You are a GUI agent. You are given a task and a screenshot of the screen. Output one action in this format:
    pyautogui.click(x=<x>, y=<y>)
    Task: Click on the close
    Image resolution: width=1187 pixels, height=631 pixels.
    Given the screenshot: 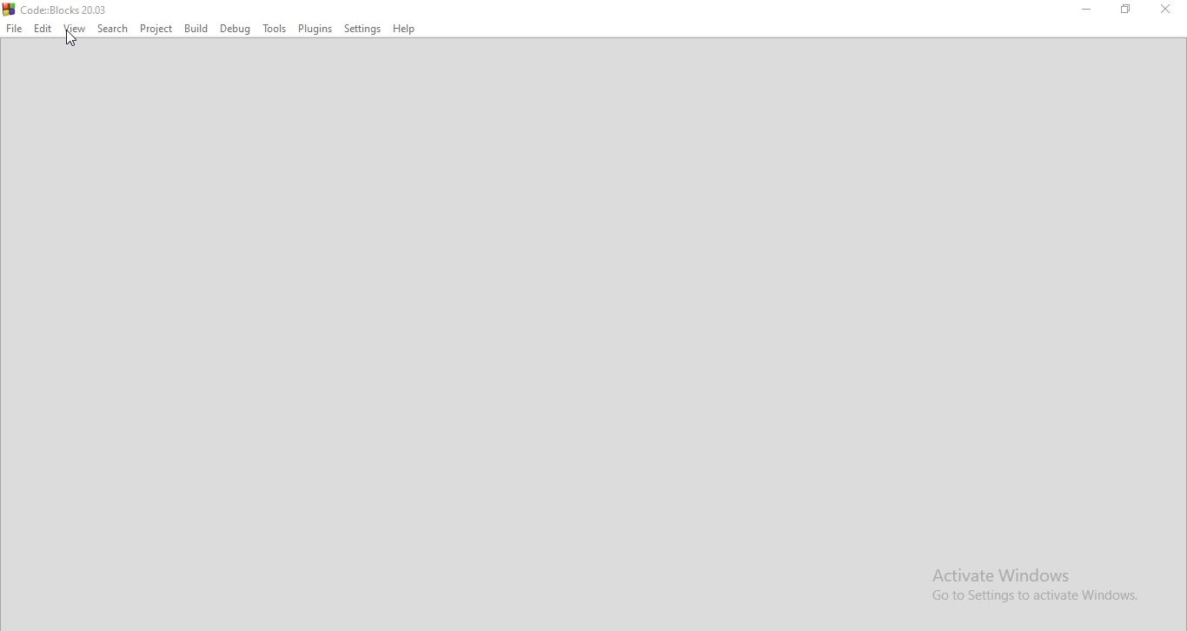 What is the action you would take?
    pyautogui.click(x=1165, y=10)
    